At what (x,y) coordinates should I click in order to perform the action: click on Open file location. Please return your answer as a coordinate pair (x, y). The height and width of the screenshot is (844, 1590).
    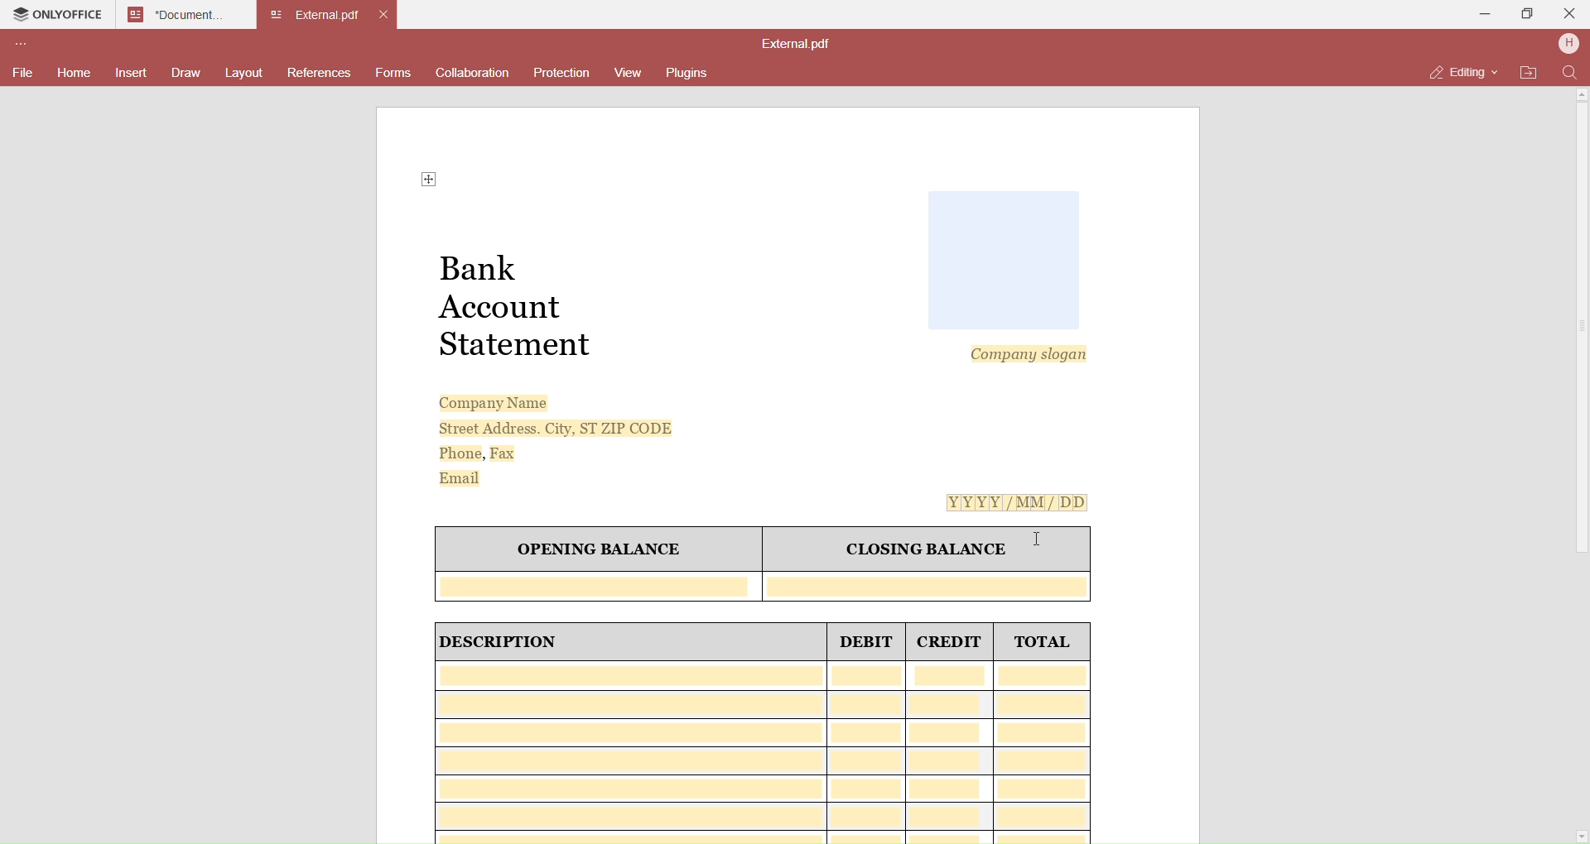
    Looking at the image, I should click on (1530, 73).